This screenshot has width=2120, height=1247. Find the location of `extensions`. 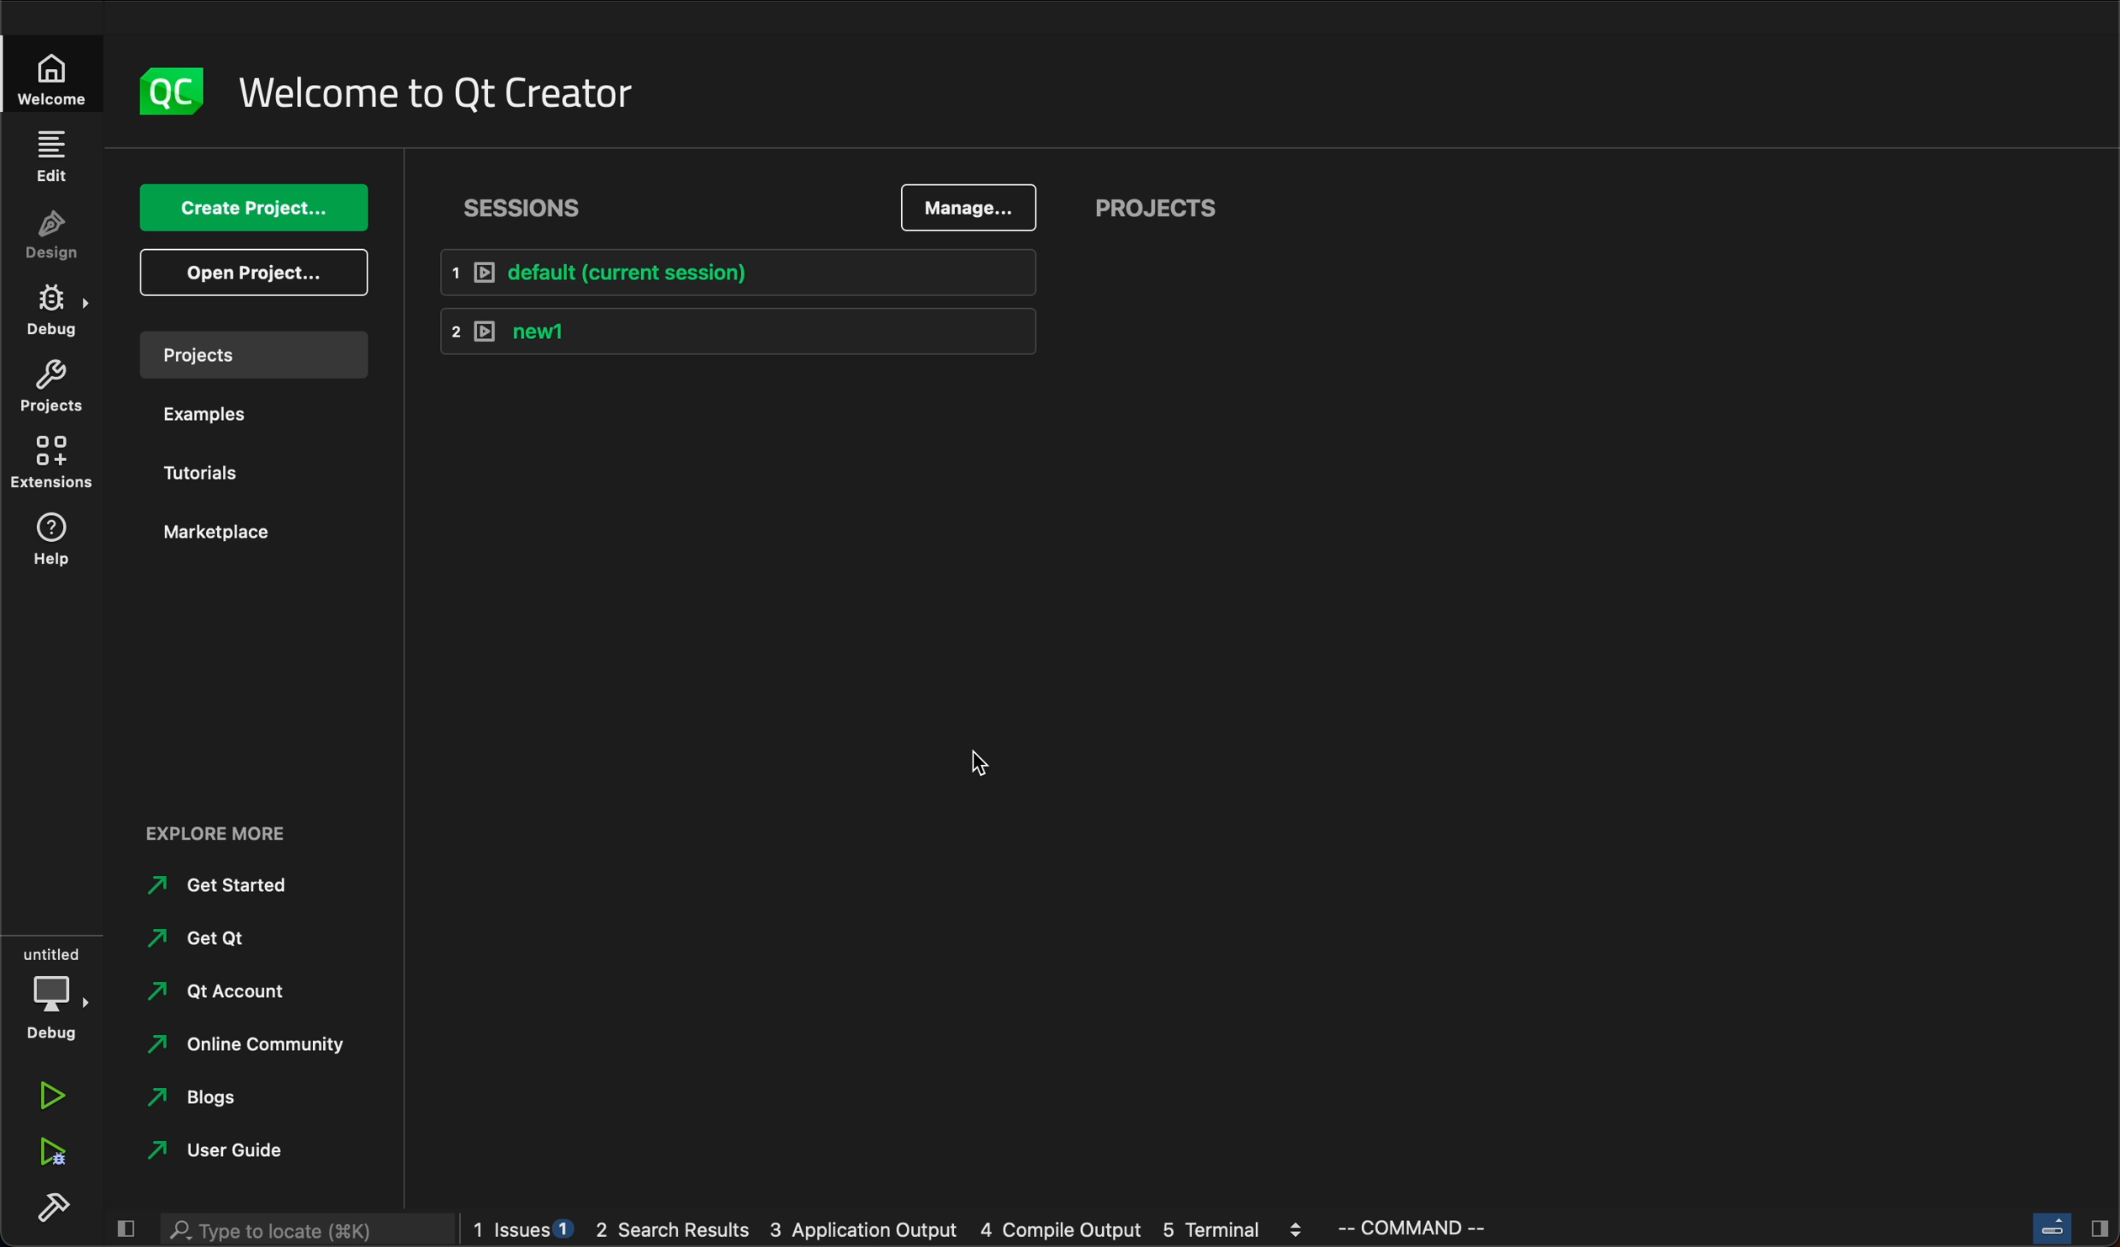

extensions is located at coordinates (51, 464).